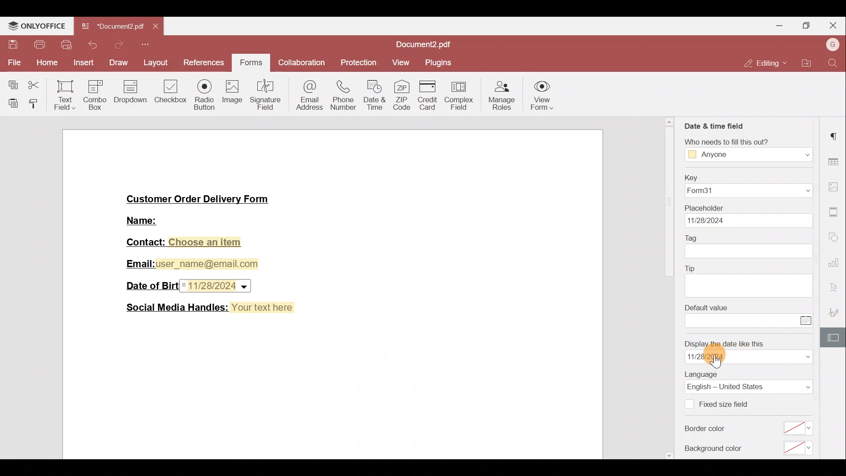 This screenshot has width=846, height=476. Describe the element at coordinates (727, 141) in the screenshot. I see `Who needs to fill this out?` at that location.